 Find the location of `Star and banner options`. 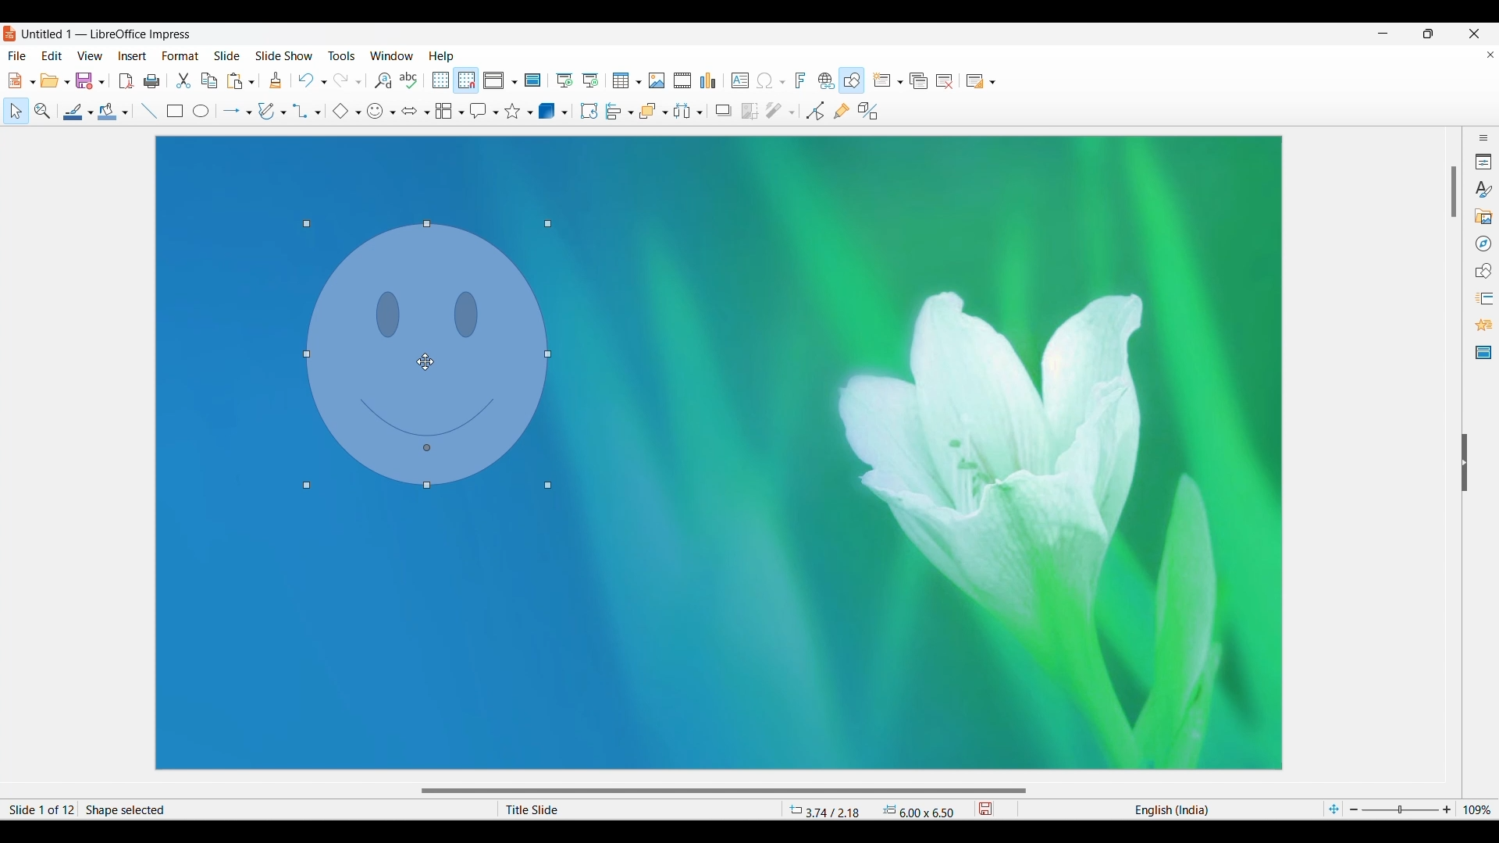

Star and banner options is located at coordinates (530, 113).